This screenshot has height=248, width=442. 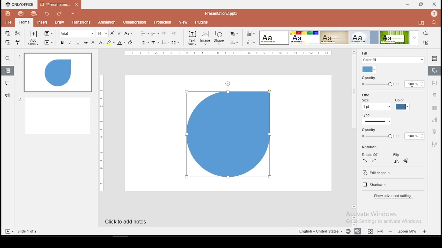 I want to click on presentation, so click(x=220, y=13).